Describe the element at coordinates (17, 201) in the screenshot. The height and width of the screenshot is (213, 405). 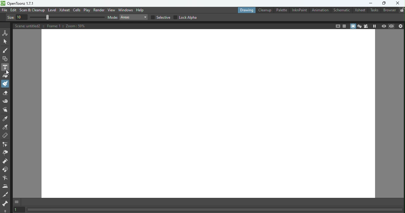
I see `GUI Show/hide` at that location.